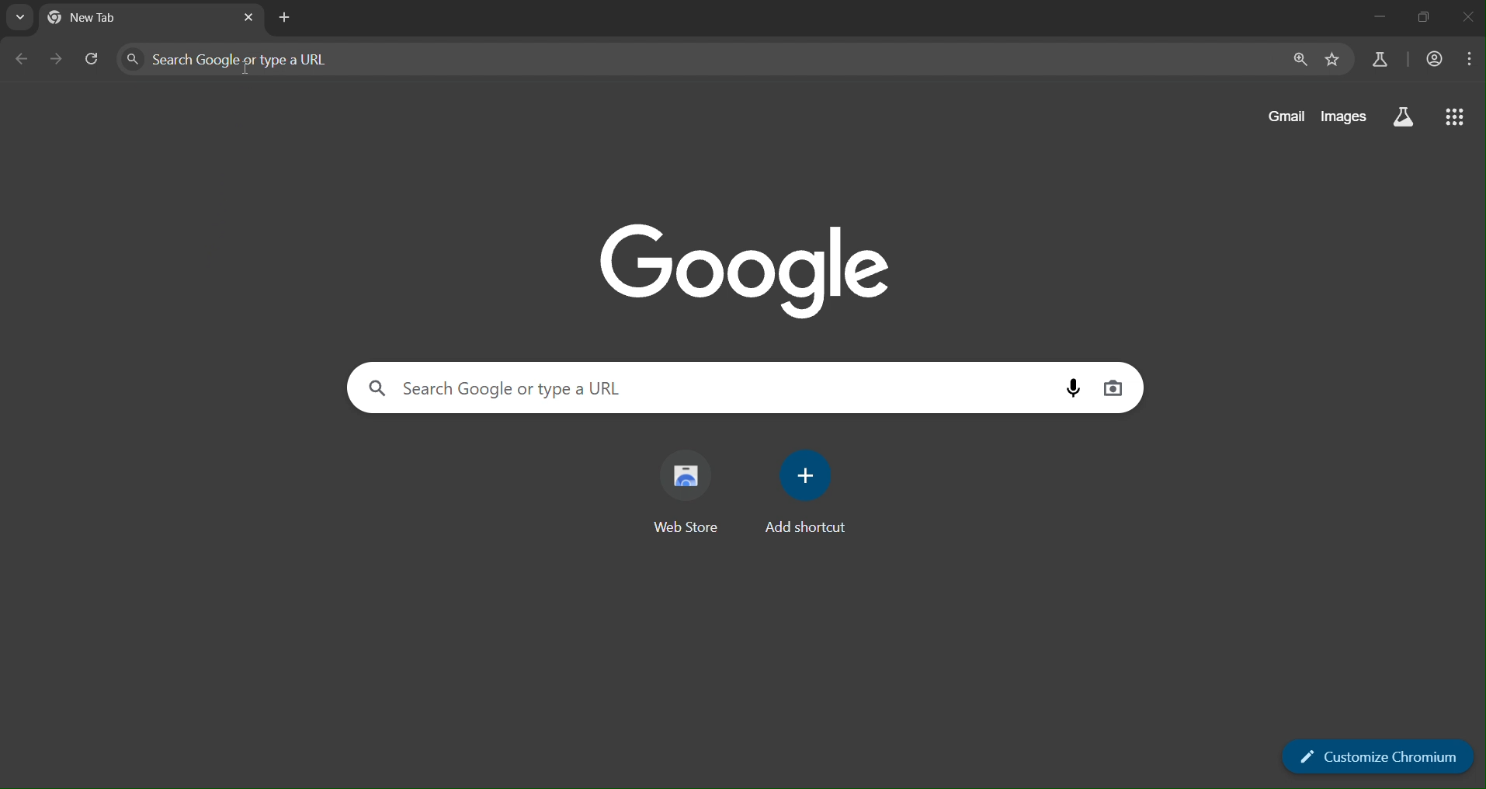  I want to click on new tab, so click(287, 17).